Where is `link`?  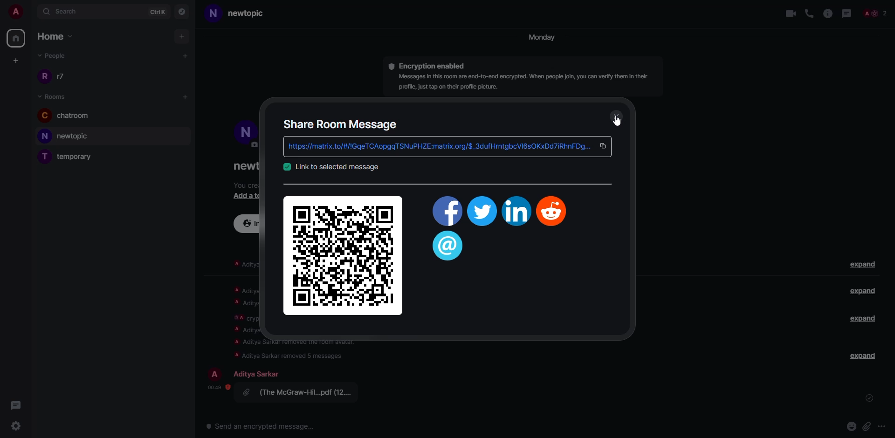 link is located at coordinates (337, 167).